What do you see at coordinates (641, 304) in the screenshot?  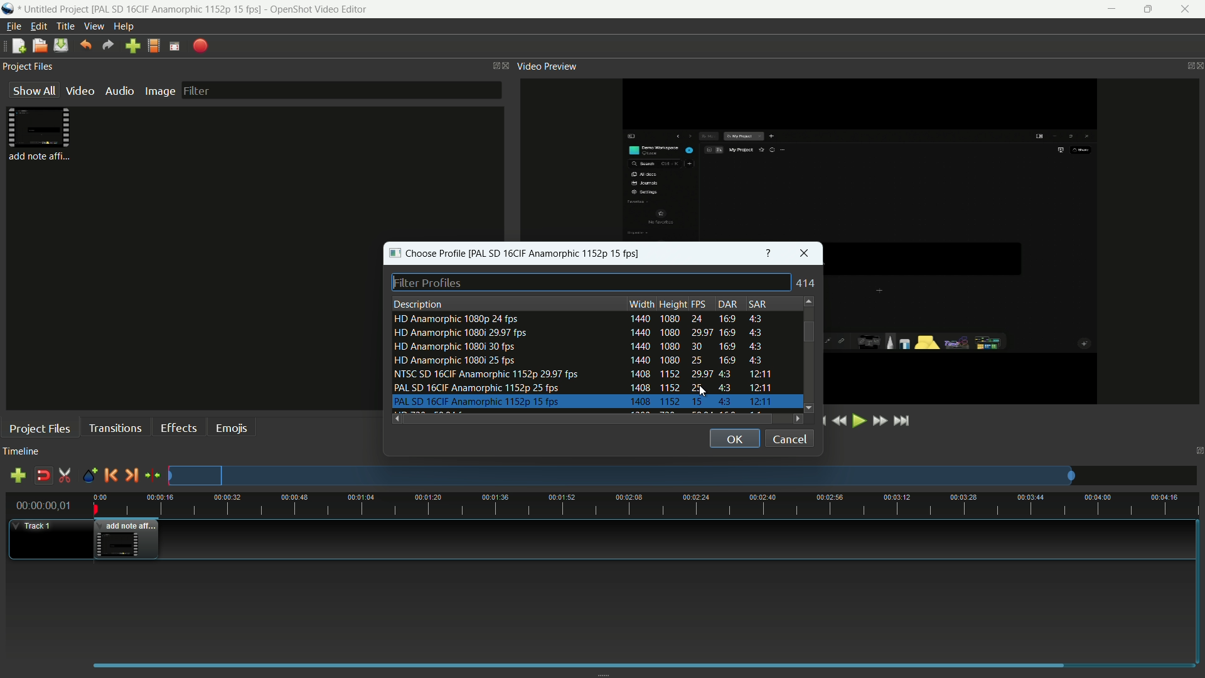 I see `width` at bounding box center [641, 304].